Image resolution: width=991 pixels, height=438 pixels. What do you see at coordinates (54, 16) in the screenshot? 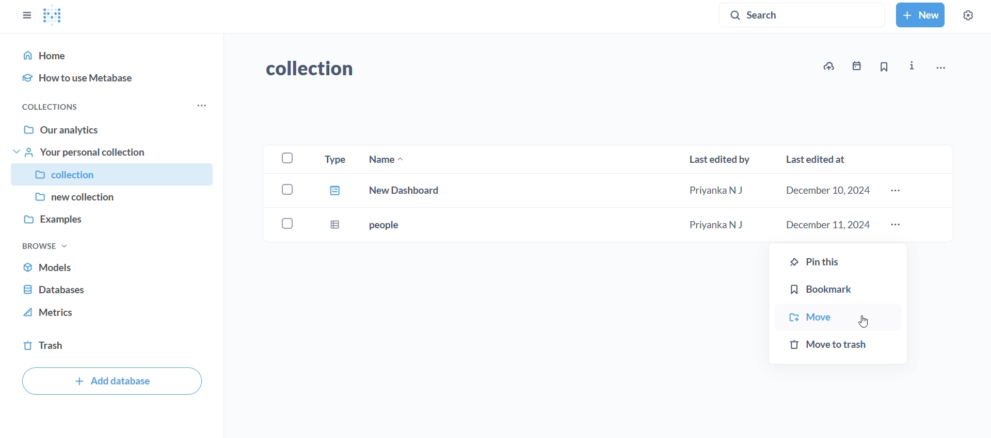
I see `logo` at bounding box center [54, 16].